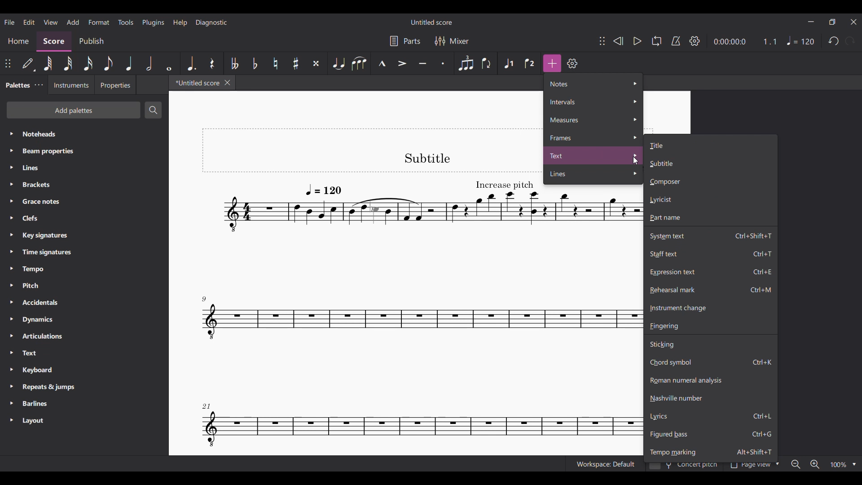 The image size is (862, 485). I want to click on Voice 1, so click(509, 63).